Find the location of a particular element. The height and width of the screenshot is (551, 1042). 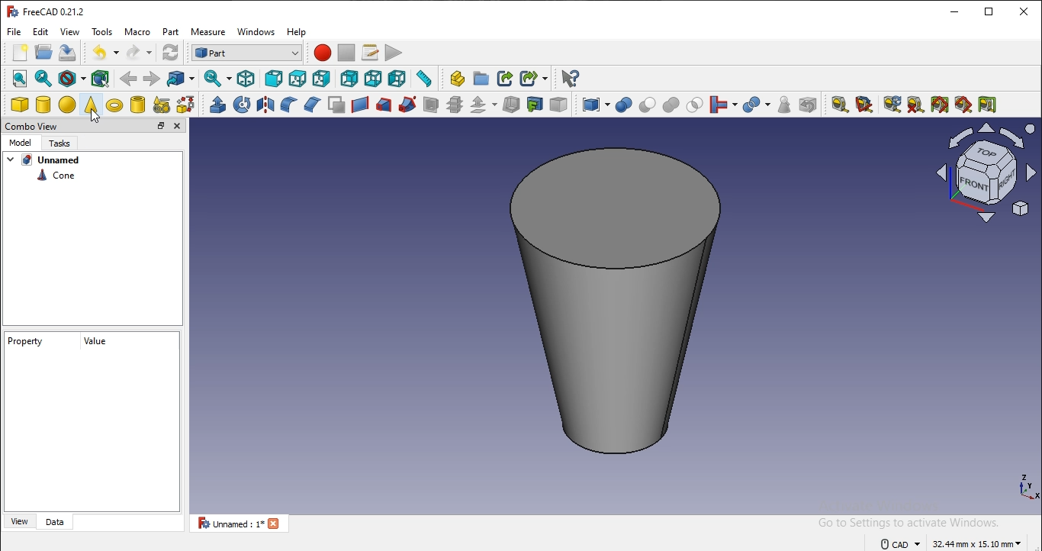

check geometry is located at coordinates (786, 104).